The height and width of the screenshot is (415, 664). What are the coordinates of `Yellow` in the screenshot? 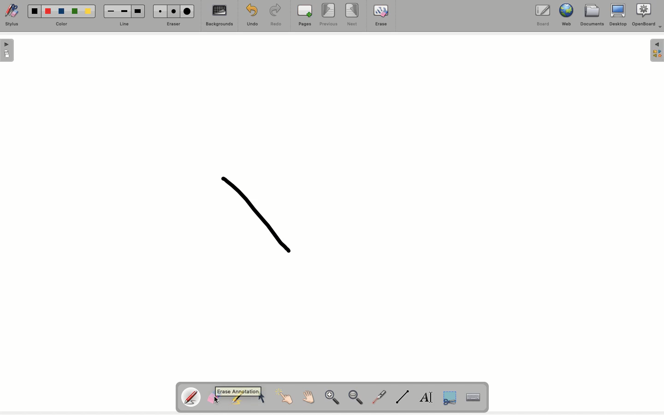 It's located at (89, 12).